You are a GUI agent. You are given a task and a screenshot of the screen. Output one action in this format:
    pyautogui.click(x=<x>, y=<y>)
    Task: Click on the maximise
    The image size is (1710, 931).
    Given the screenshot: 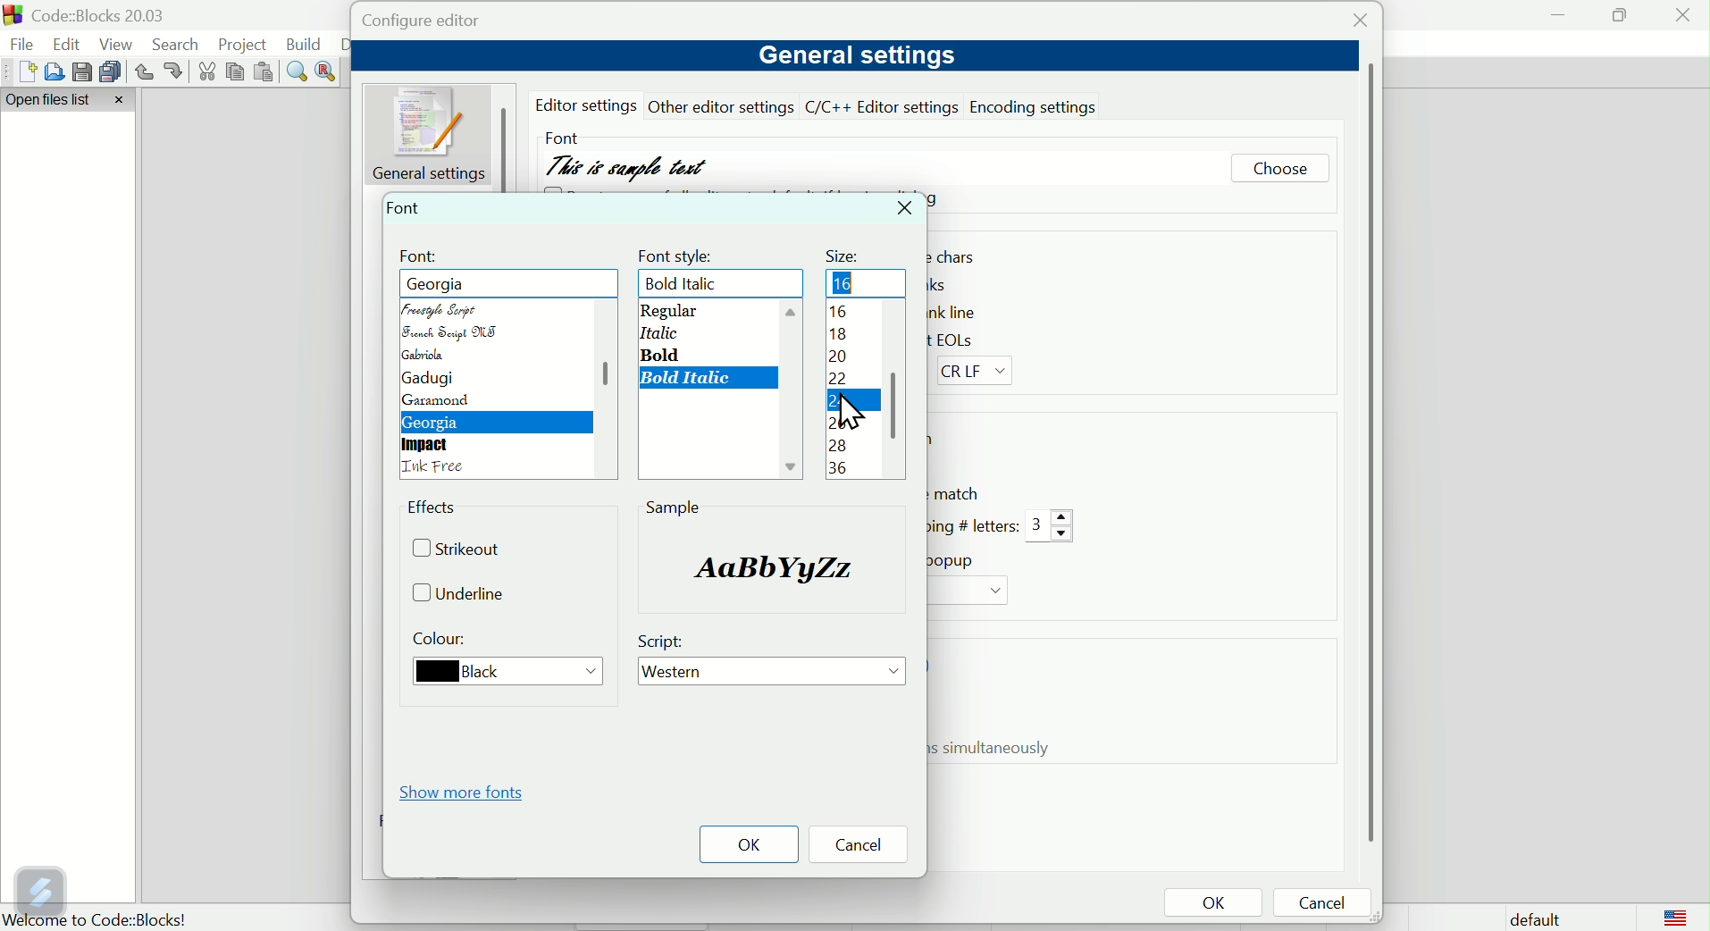 What is the action you would take?
    pyautogui.click(x=1618, y=14)
    